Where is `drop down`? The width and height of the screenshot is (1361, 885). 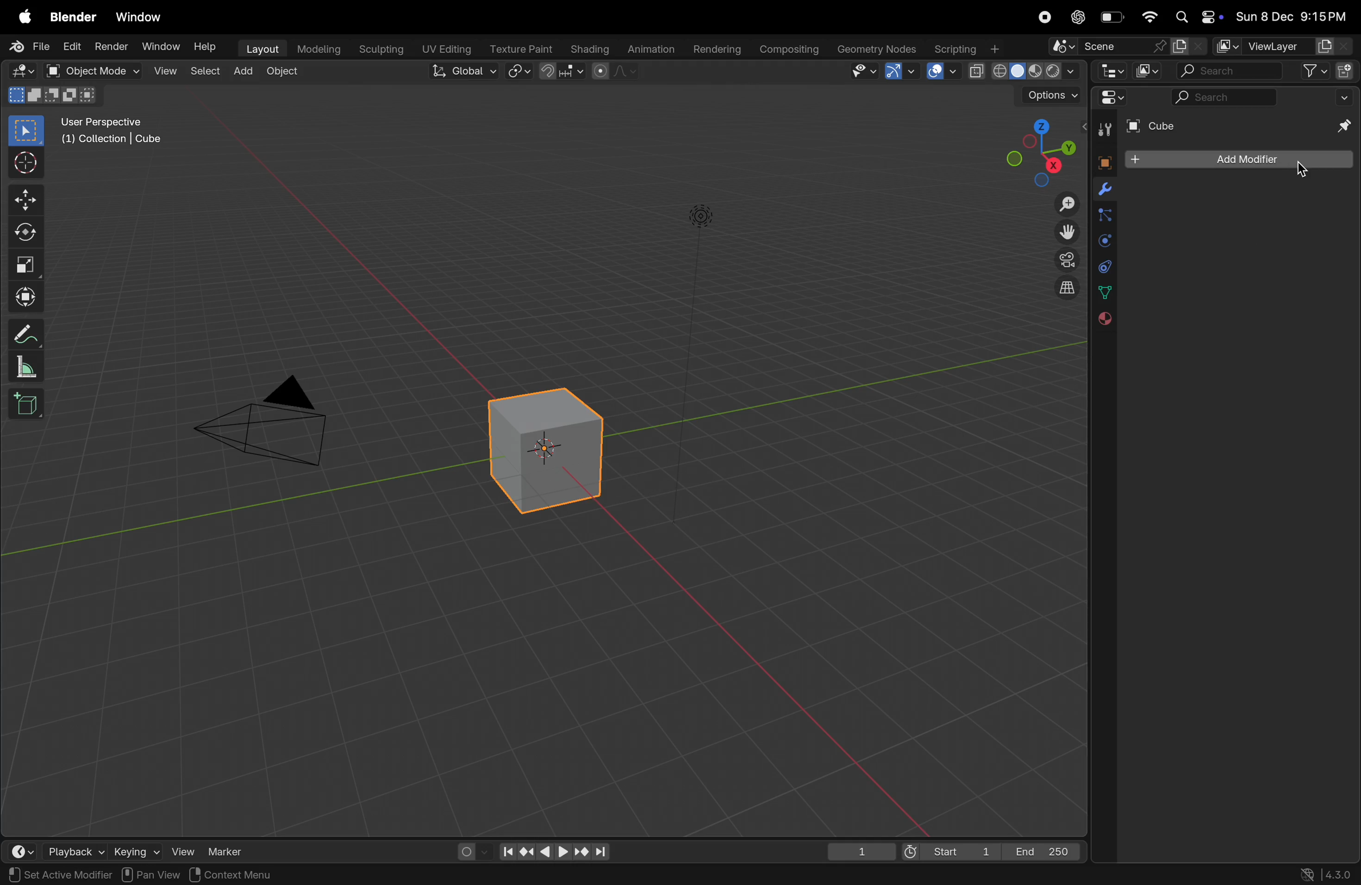
drop down is located at coordinates (1347, 97).